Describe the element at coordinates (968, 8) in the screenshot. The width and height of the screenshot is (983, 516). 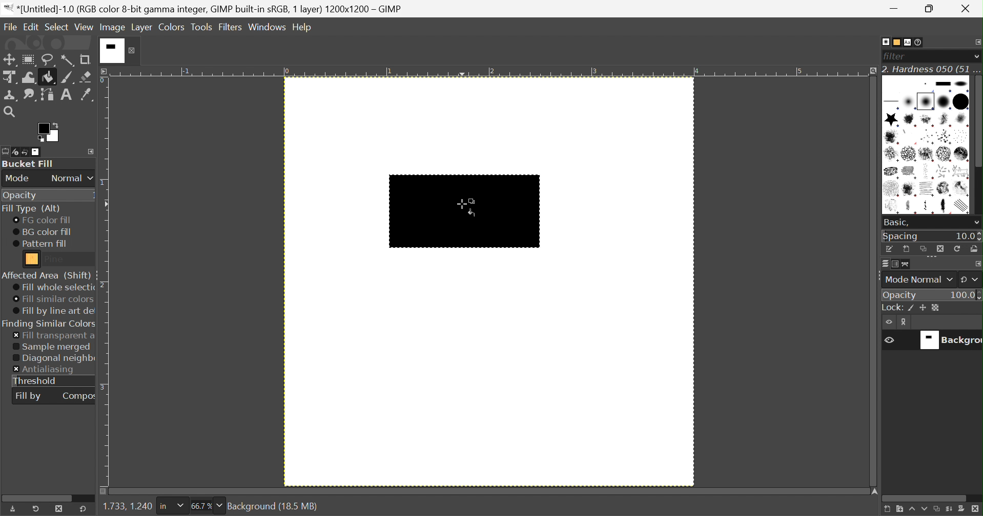
I see `Close` at that location.